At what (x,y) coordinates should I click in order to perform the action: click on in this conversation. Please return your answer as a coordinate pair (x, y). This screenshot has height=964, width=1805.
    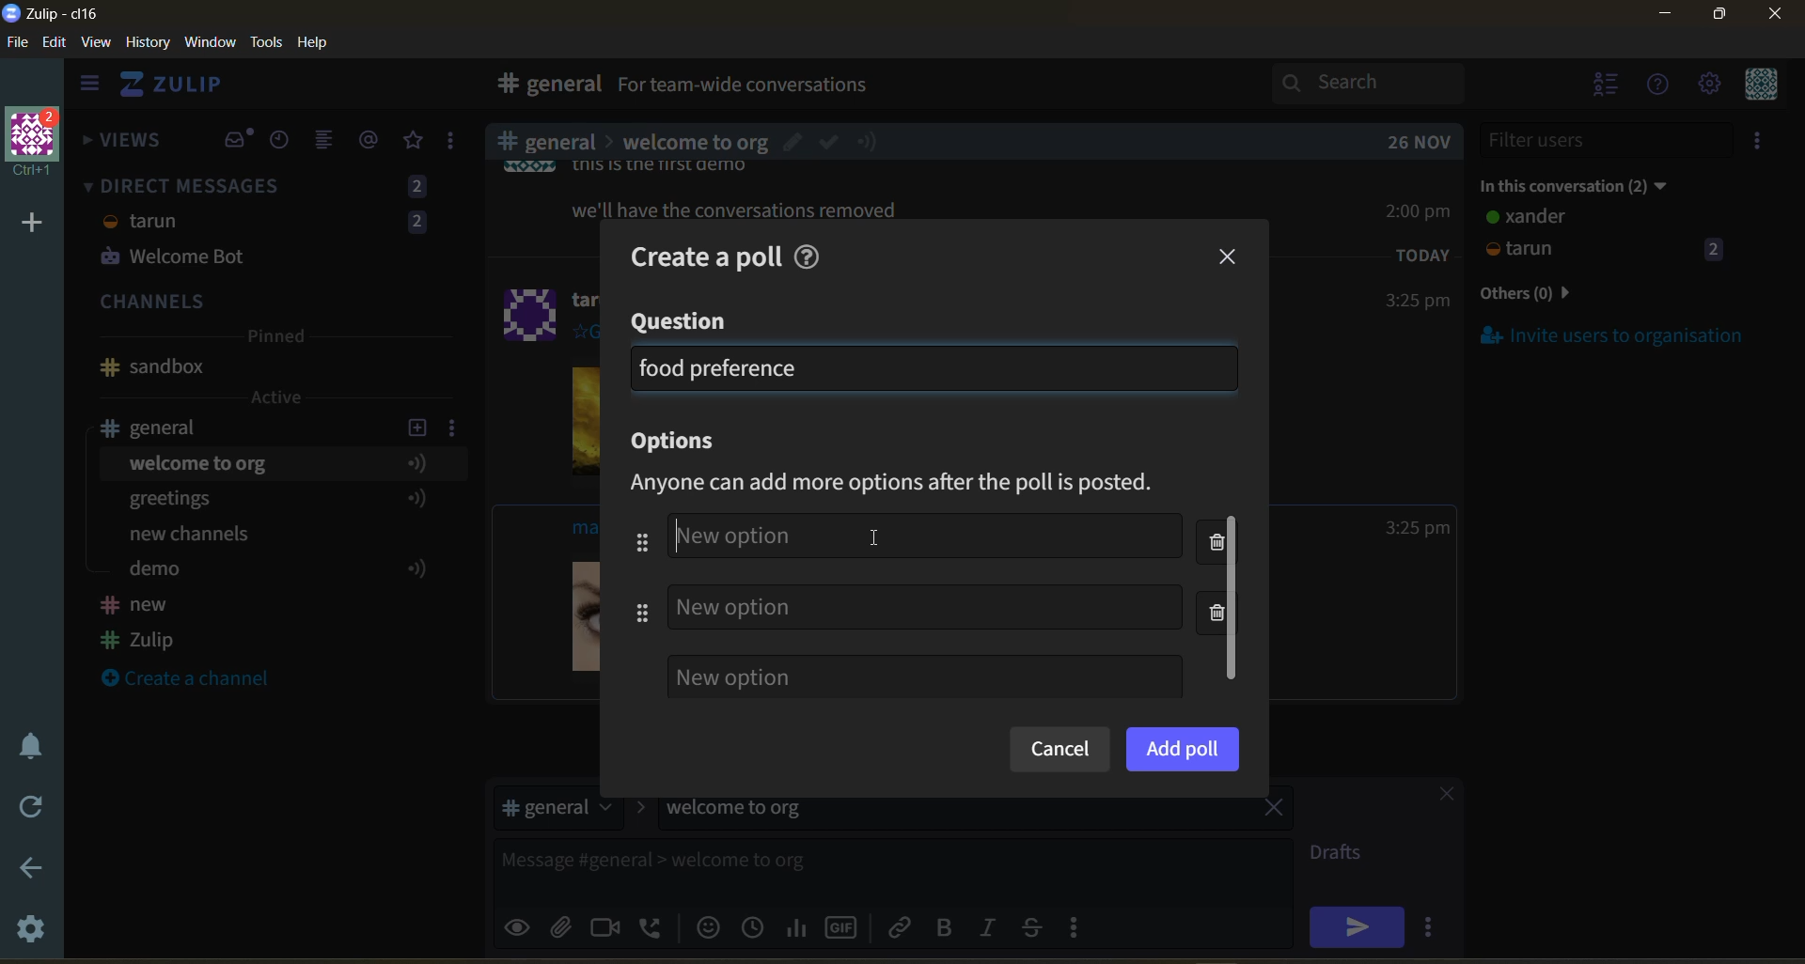
    Looking at the image, I should click on (1593, 182).